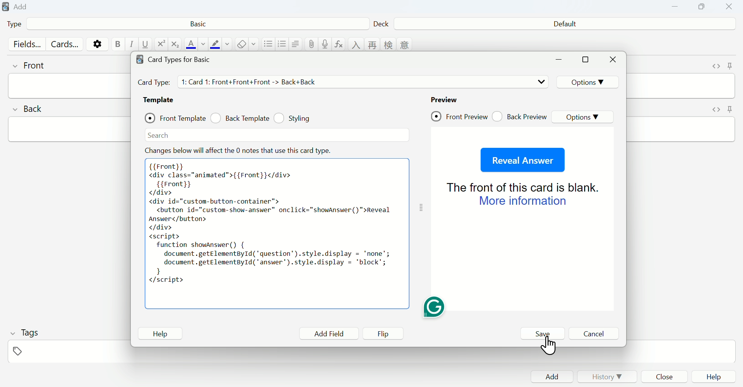  I want to click on bold text, so click(117, 44).